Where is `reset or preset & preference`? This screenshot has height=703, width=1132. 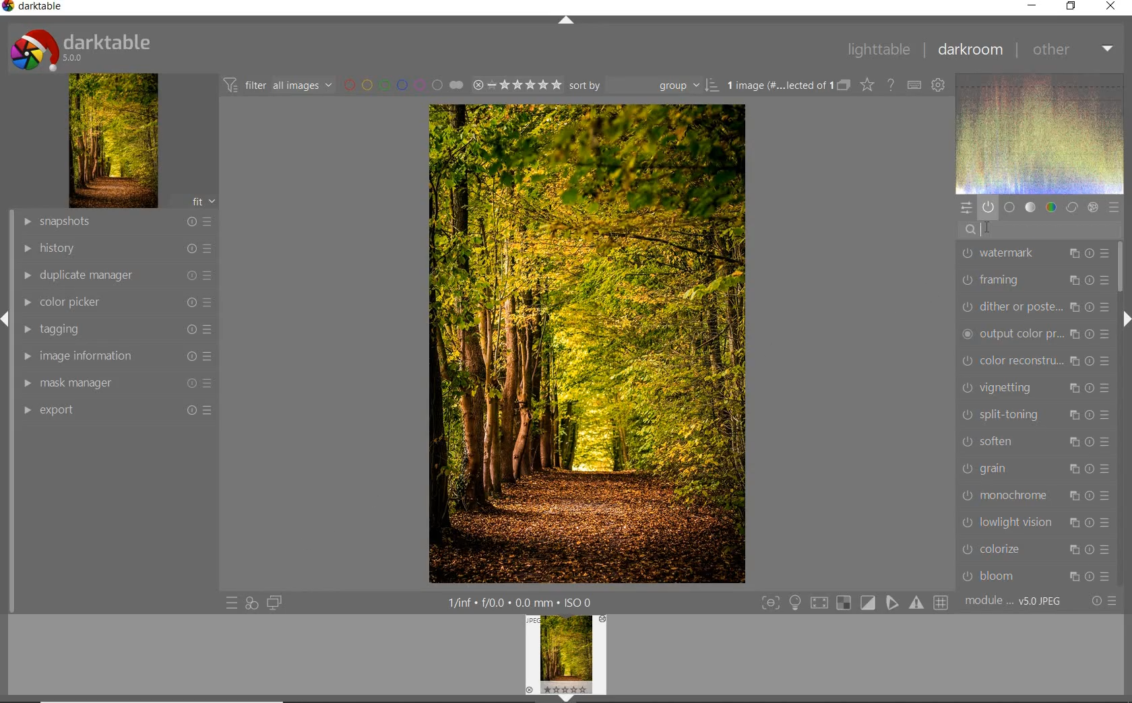 reset or preset & preference is located at coordinates (1103, 601).